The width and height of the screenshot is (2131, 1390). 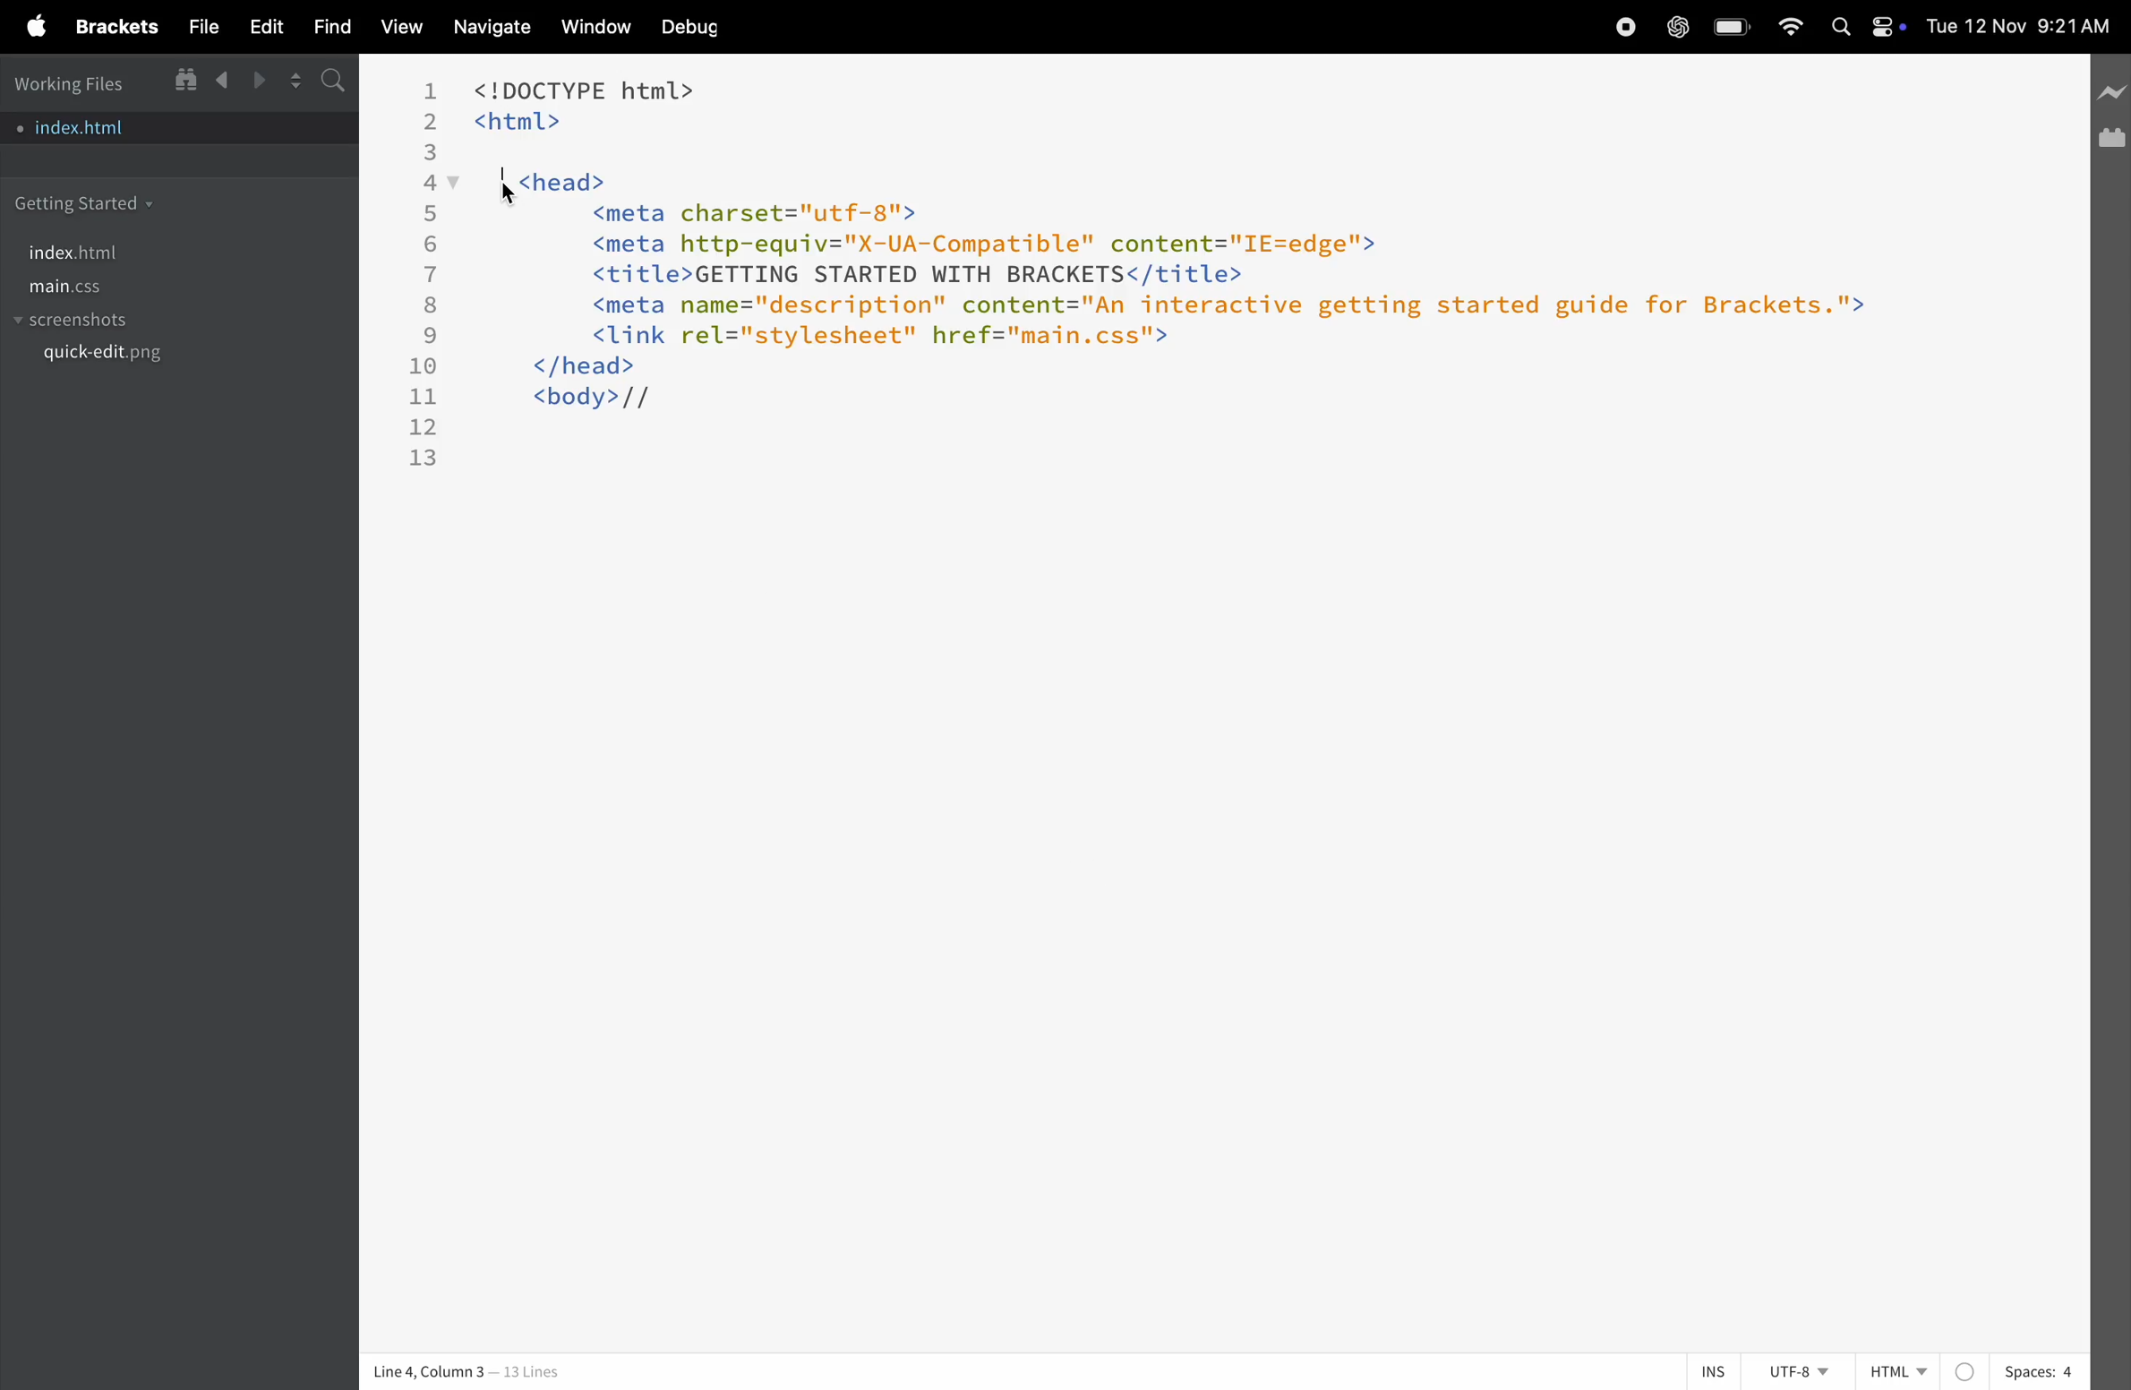 I want to click on s, so click(x=330, y=81).